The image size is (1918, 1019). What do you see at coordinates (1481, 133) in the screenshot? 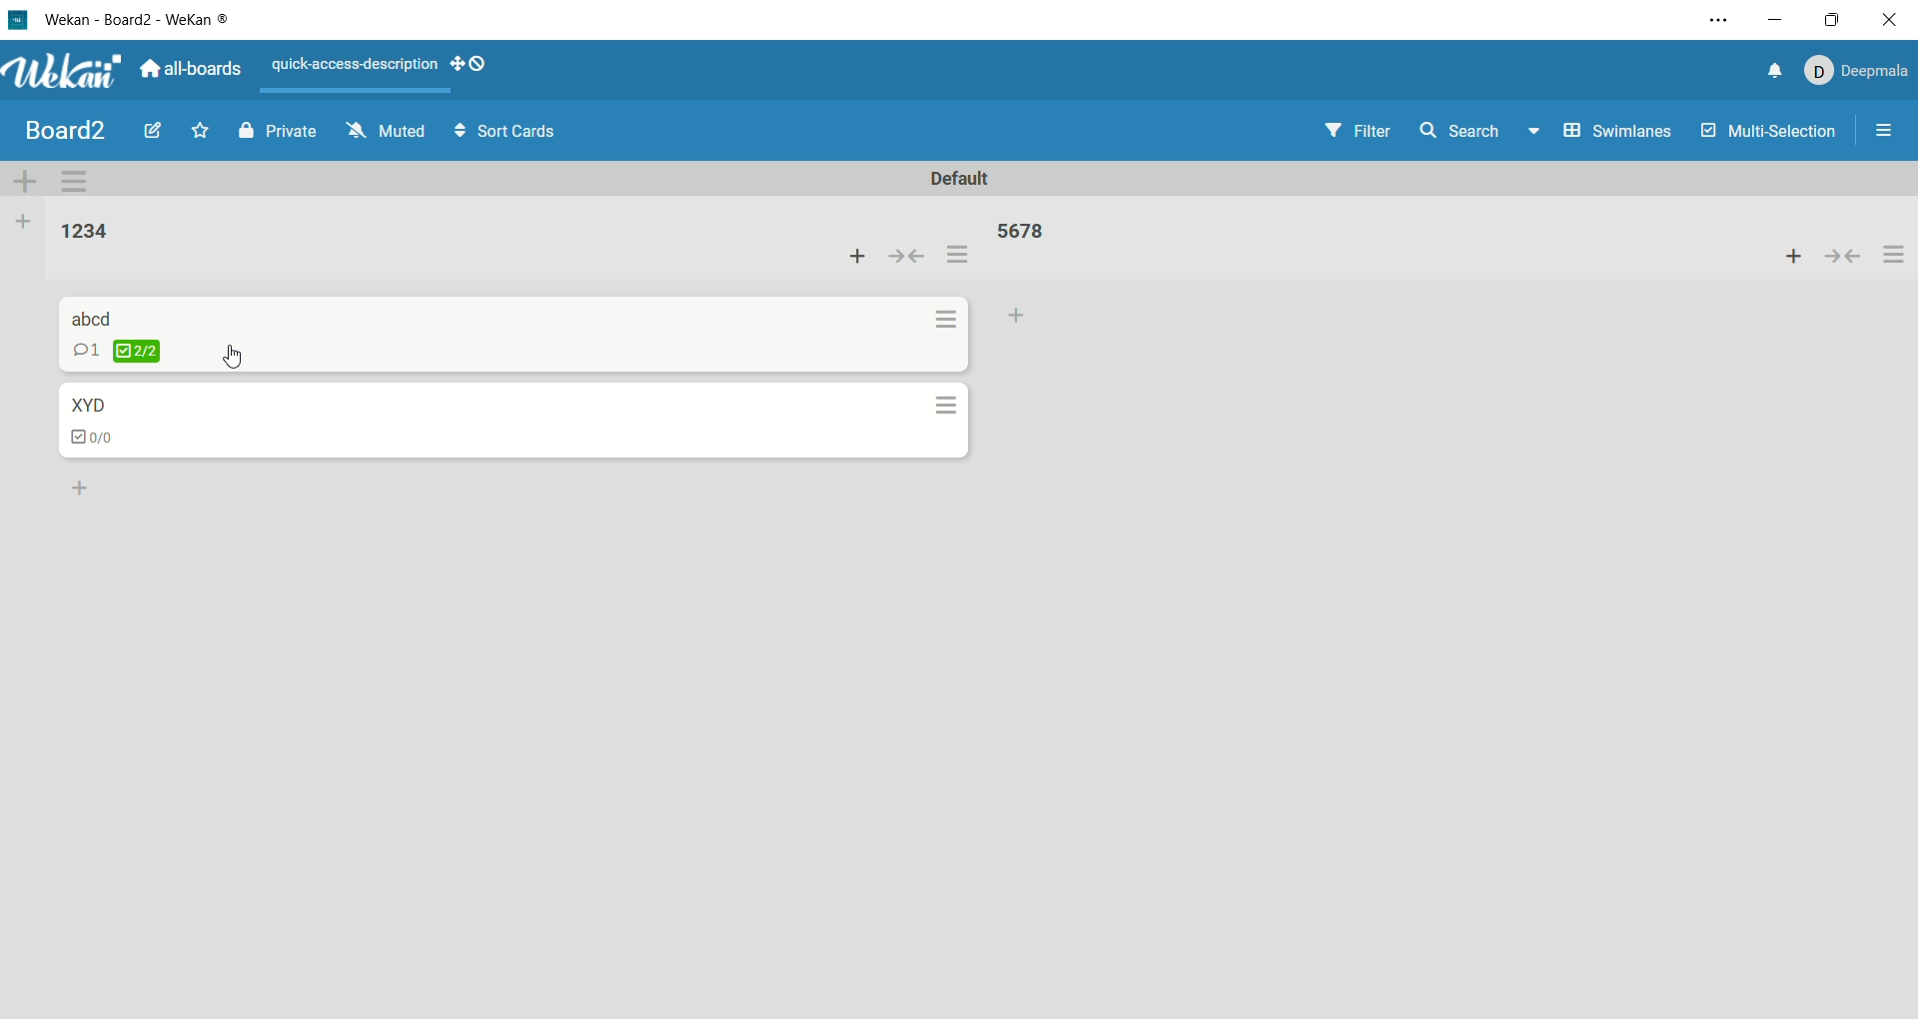
I see `search` at bounding box center [1481, 133].